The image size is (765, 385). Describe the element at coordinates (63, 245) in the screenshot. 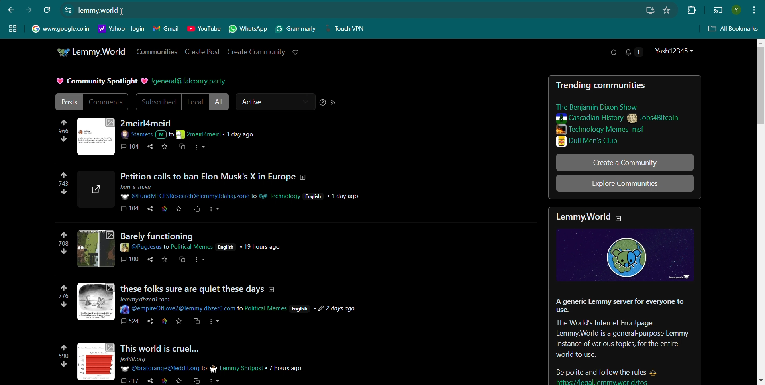

I see `708` at that location.